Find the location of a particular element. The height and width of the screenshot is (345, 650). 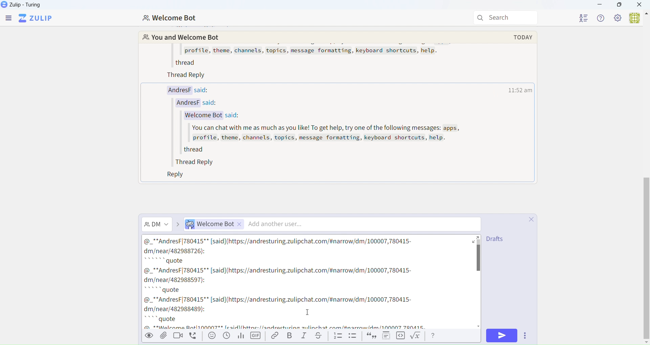

cursor is located at coordinates (310, 312).